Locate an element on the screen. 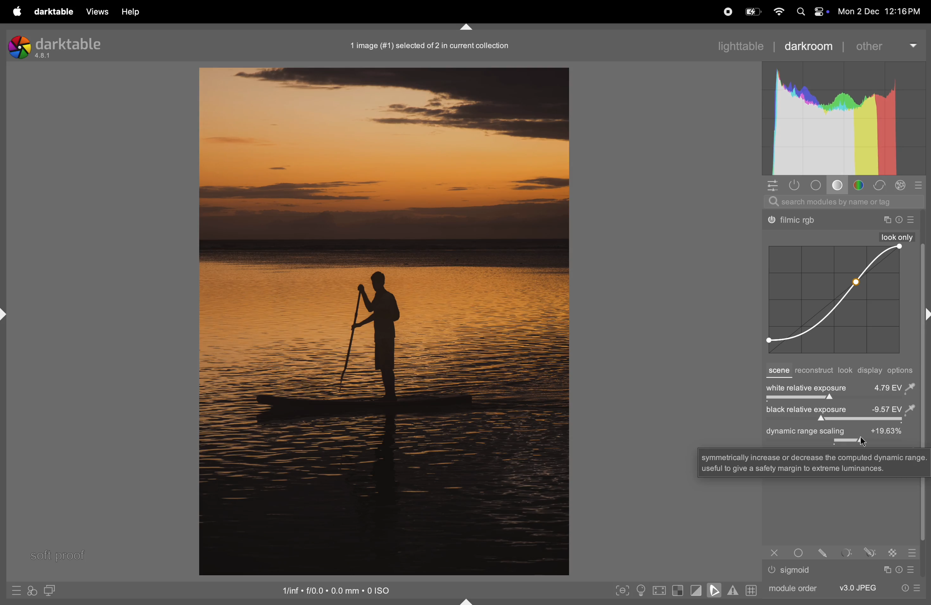 Image resolution: width=931 pixels, height=605 pixels. darktable is located at coordinates (53, 12).